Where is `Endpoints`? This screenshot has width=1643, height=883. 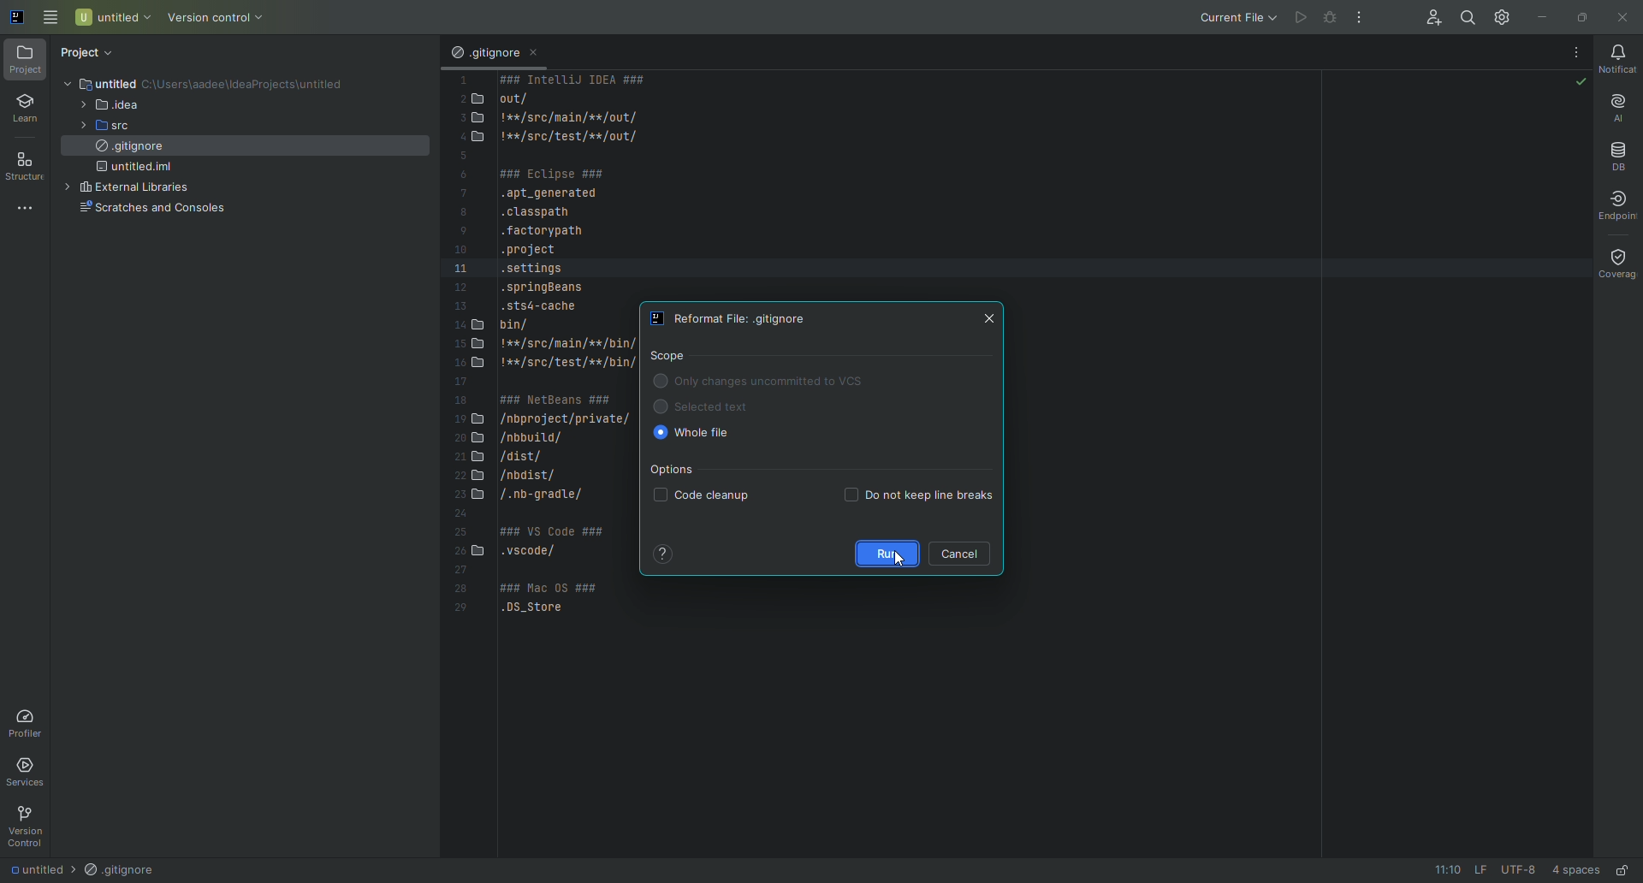 Endpoints is located at coordinates (1622, 206).